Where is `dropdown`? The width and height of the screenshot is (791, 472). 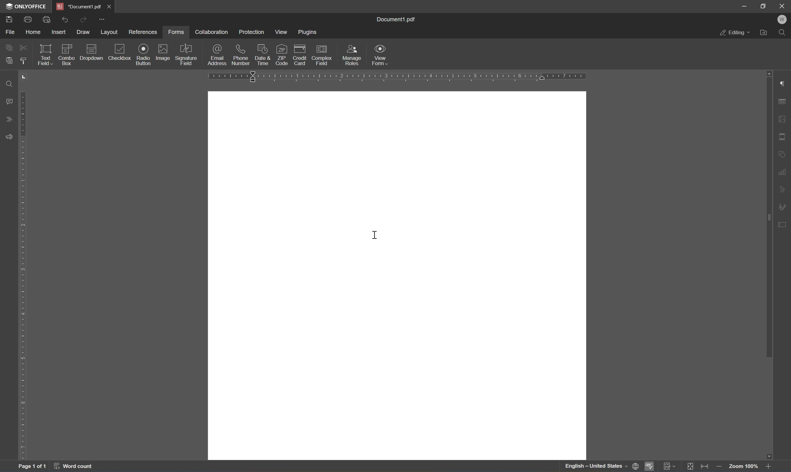 dropdown is located at coordinates (92, 54).